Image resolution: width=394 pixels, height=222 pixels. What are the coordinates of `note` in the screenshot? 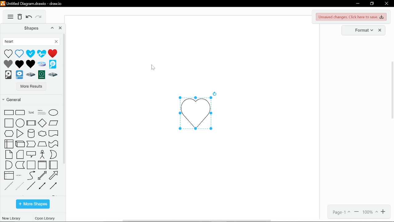 It's located at (9, 154).